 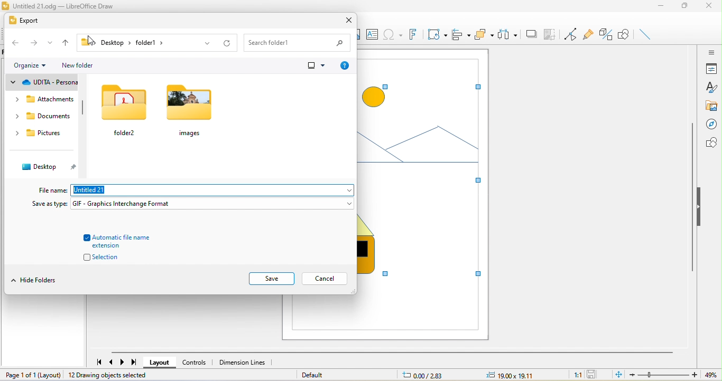 What do you see at coordinates (81, 65) in the screenshot?
I see `new folder` at bounding box center [81, 65].